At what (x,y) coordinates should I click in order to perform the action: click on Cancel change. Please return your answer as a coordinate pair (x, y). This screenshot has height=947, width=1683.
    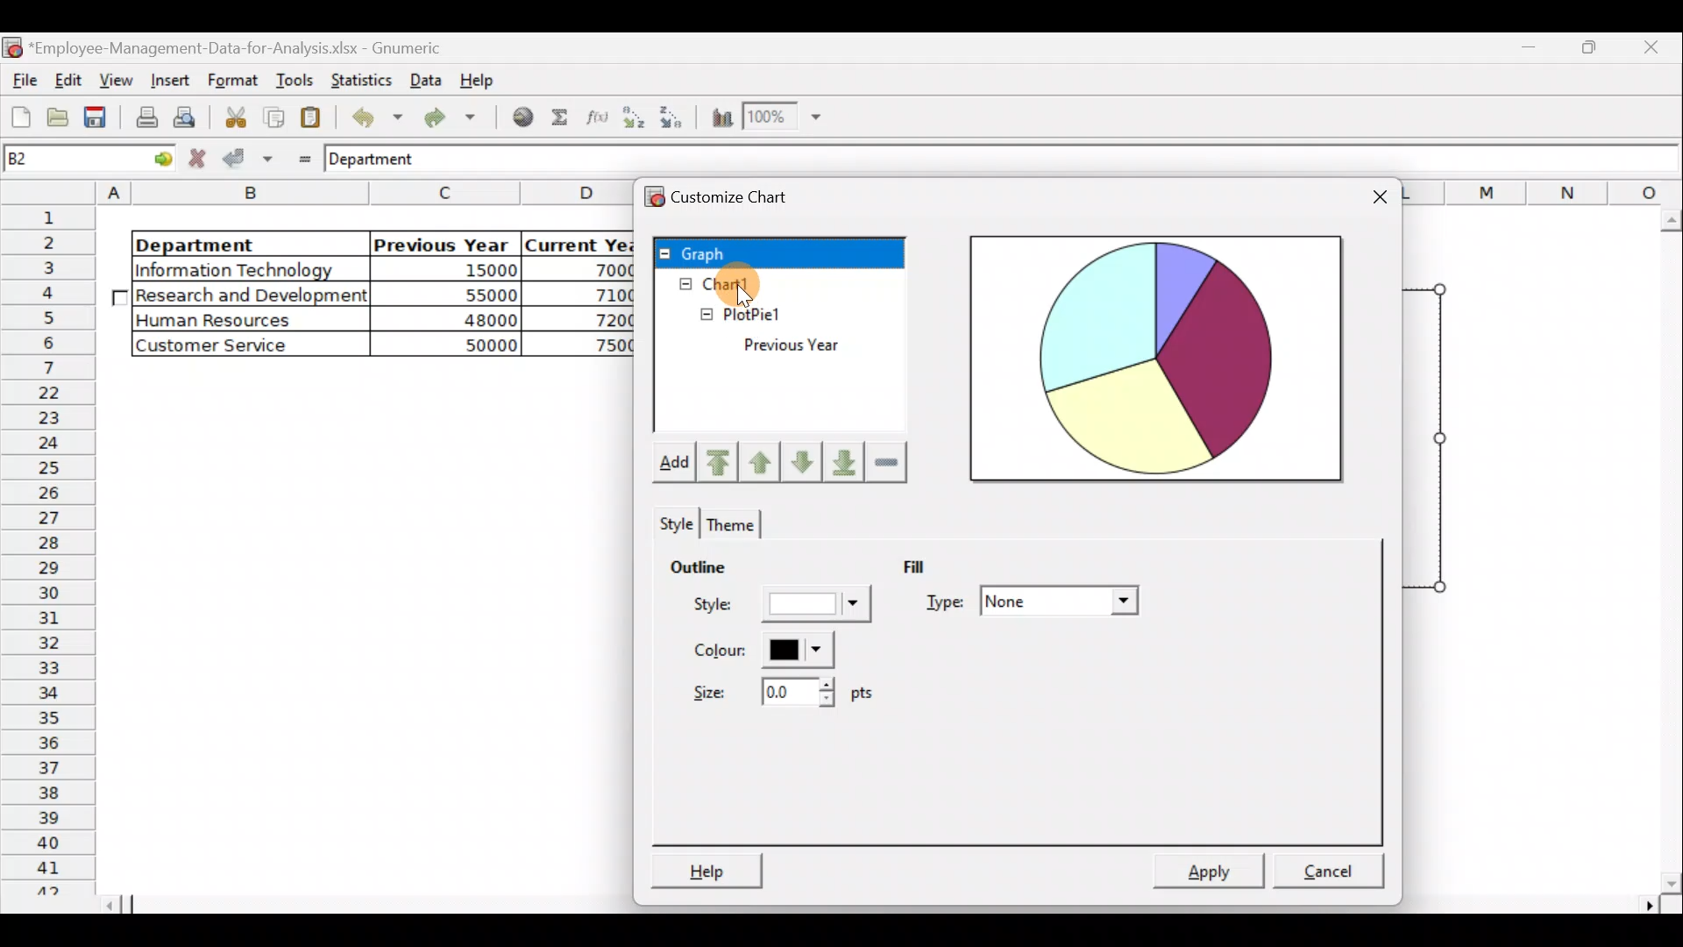
    Looking at the image, I should click on (199, 160).